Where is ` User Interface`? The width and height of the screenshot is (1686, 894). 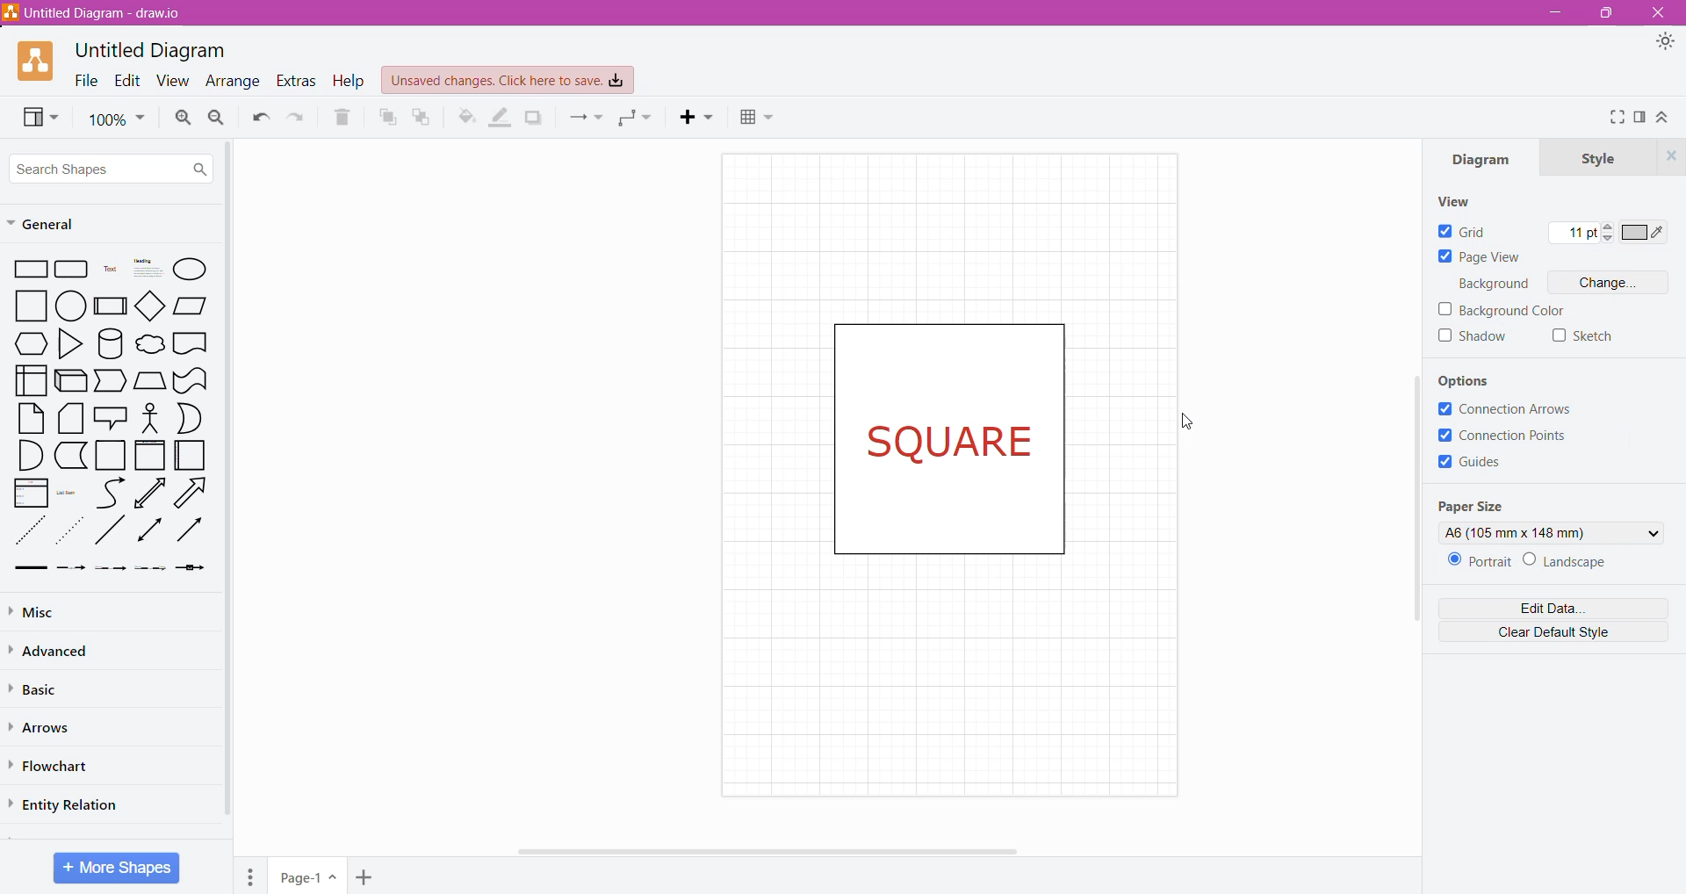
 User Interface is located at coordinates (30, 379).